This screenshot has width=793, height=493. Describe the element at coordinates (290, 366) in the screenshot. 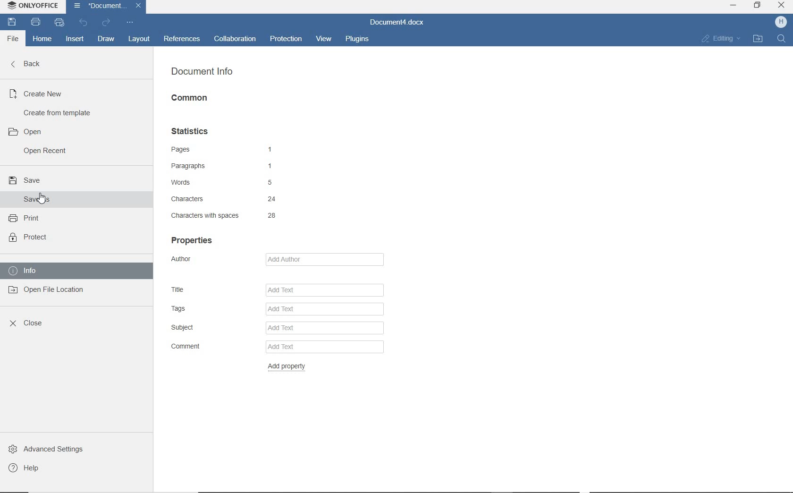

I see `add property` at that location.